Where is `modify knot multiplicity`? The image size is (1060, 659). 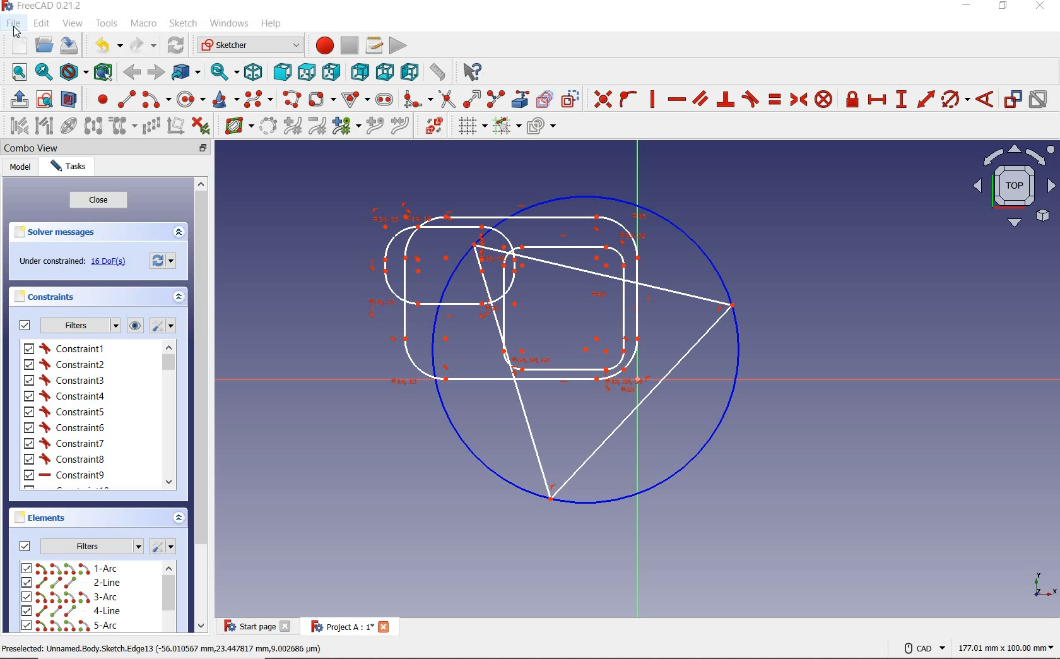
modify knot multiplicity is located at coordinates (344, 127).